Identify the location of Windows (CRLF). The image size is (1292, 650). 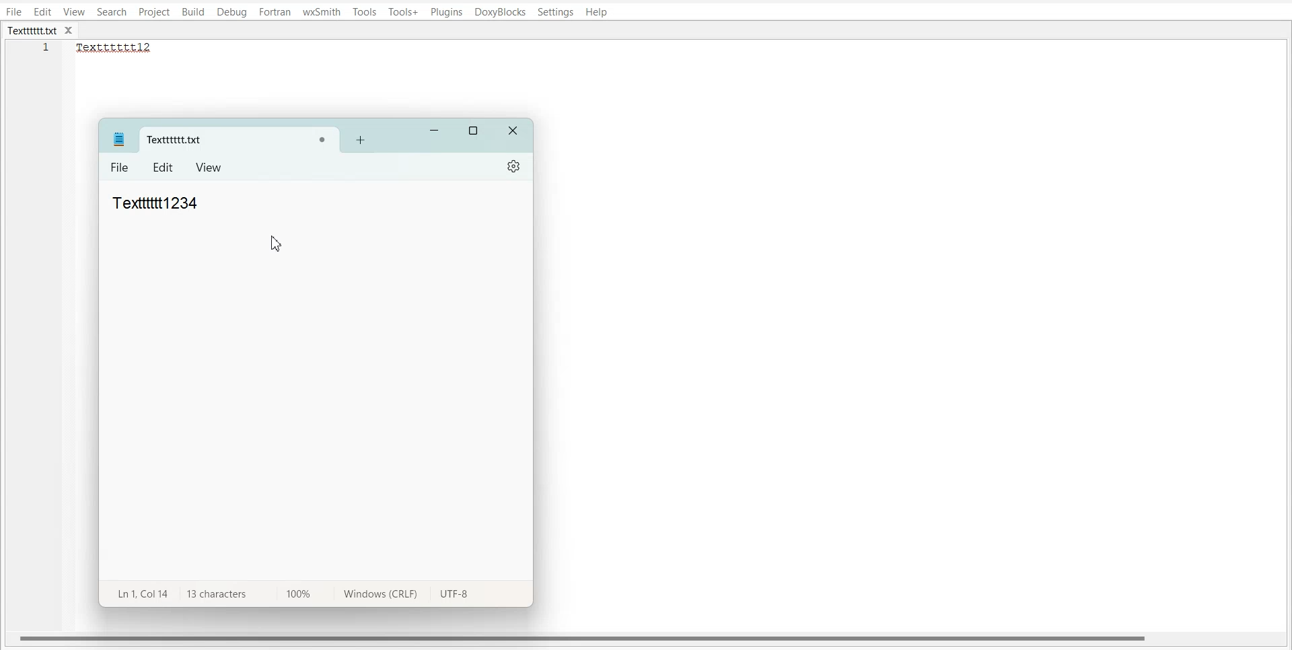
(378, 596).